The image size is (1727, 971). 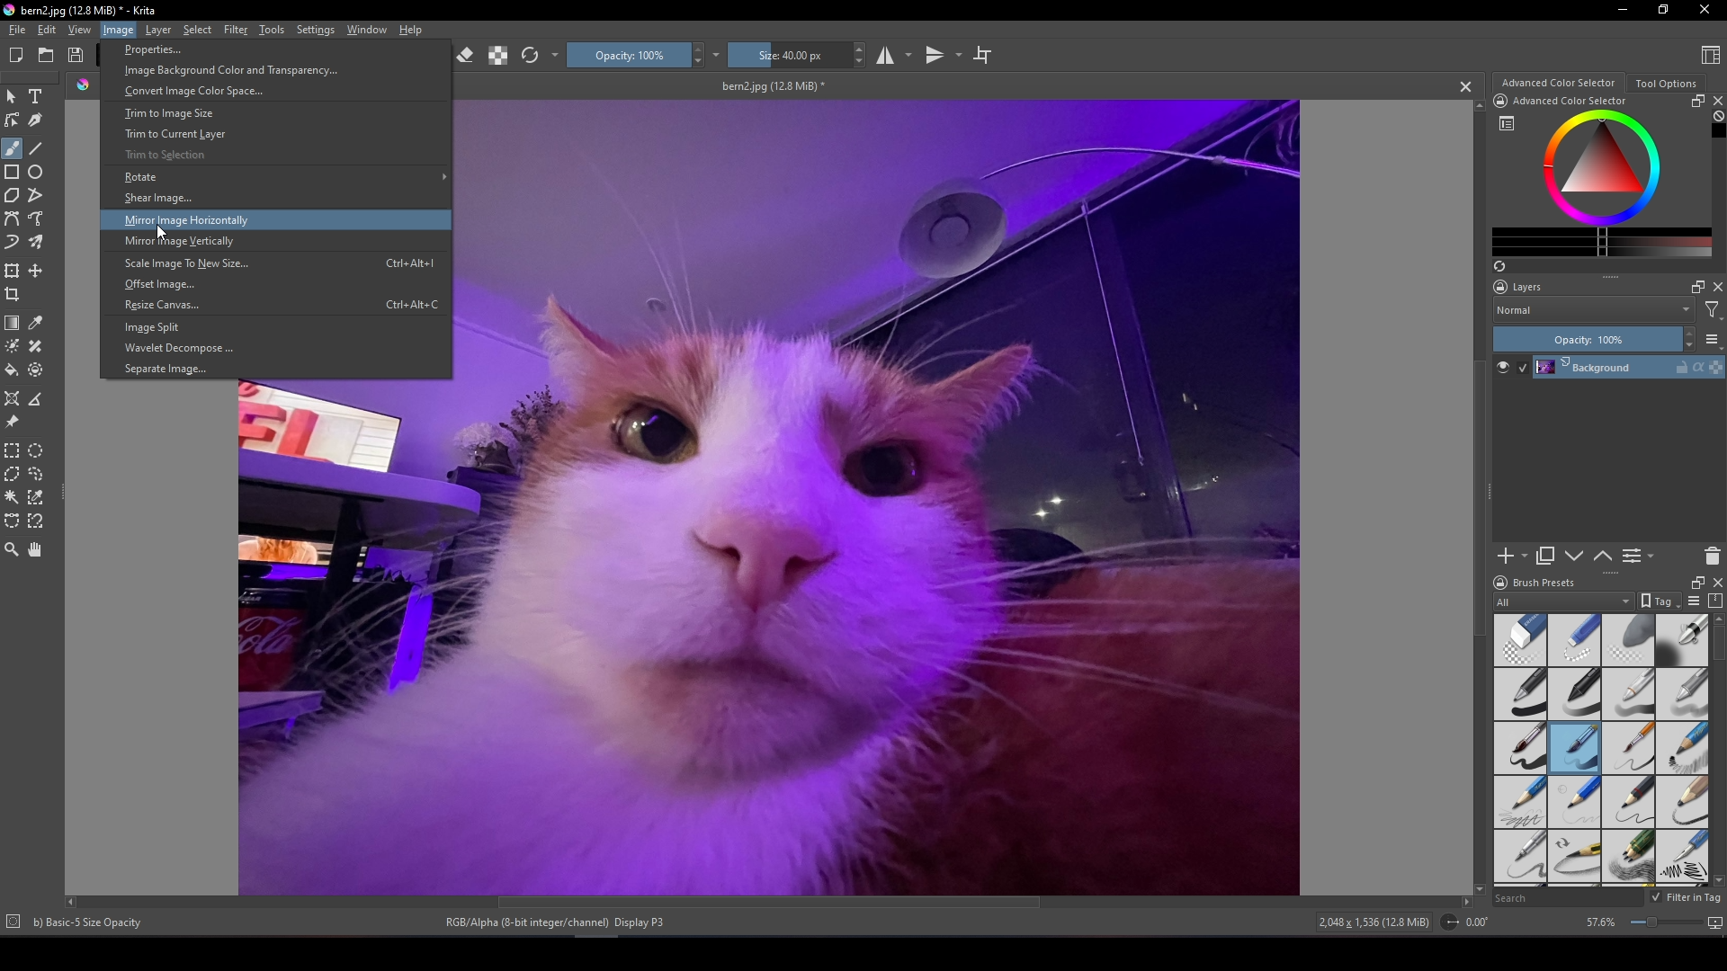 I want to click on Rectangular selection tool, so click(x=13, y=450).